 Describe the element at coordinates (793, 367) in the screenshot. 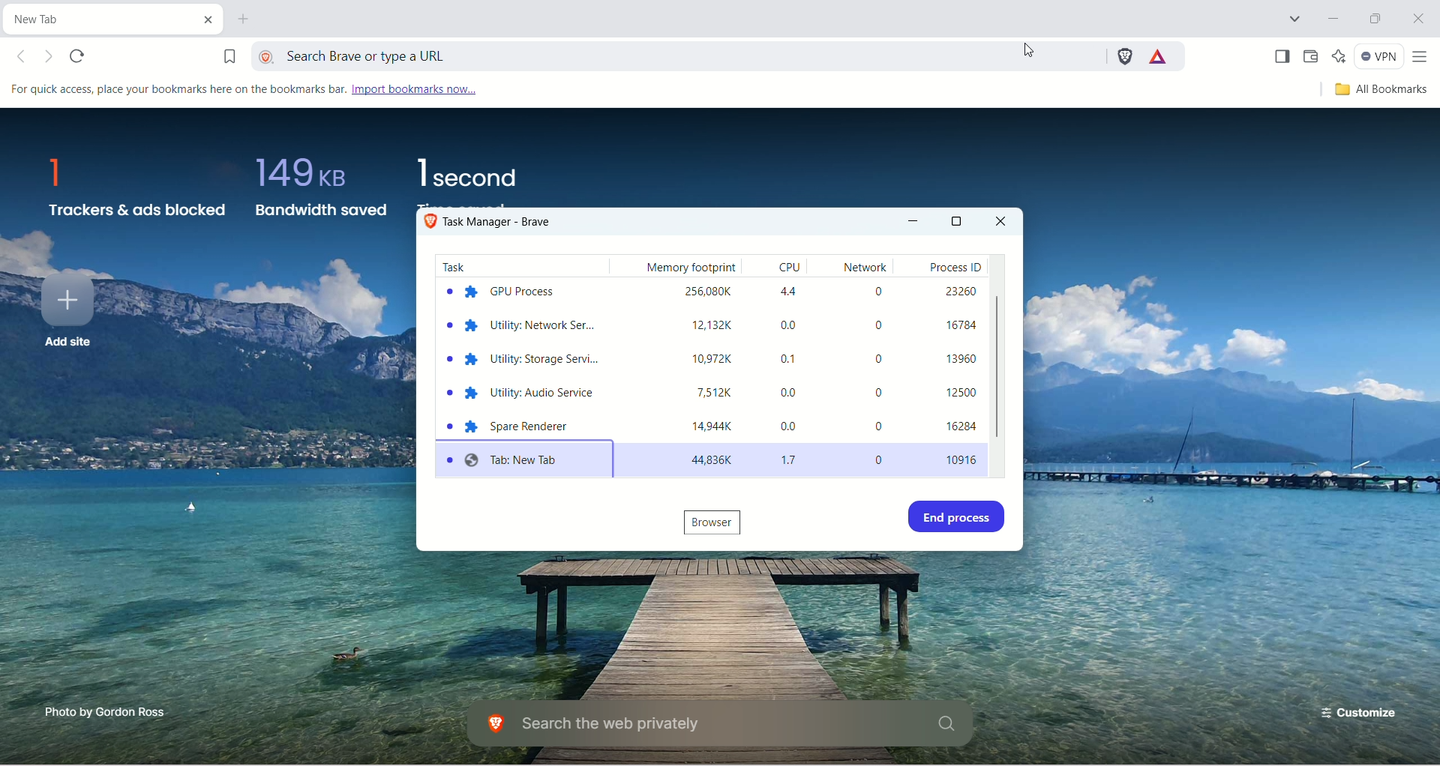

I see `CPU` at that location.